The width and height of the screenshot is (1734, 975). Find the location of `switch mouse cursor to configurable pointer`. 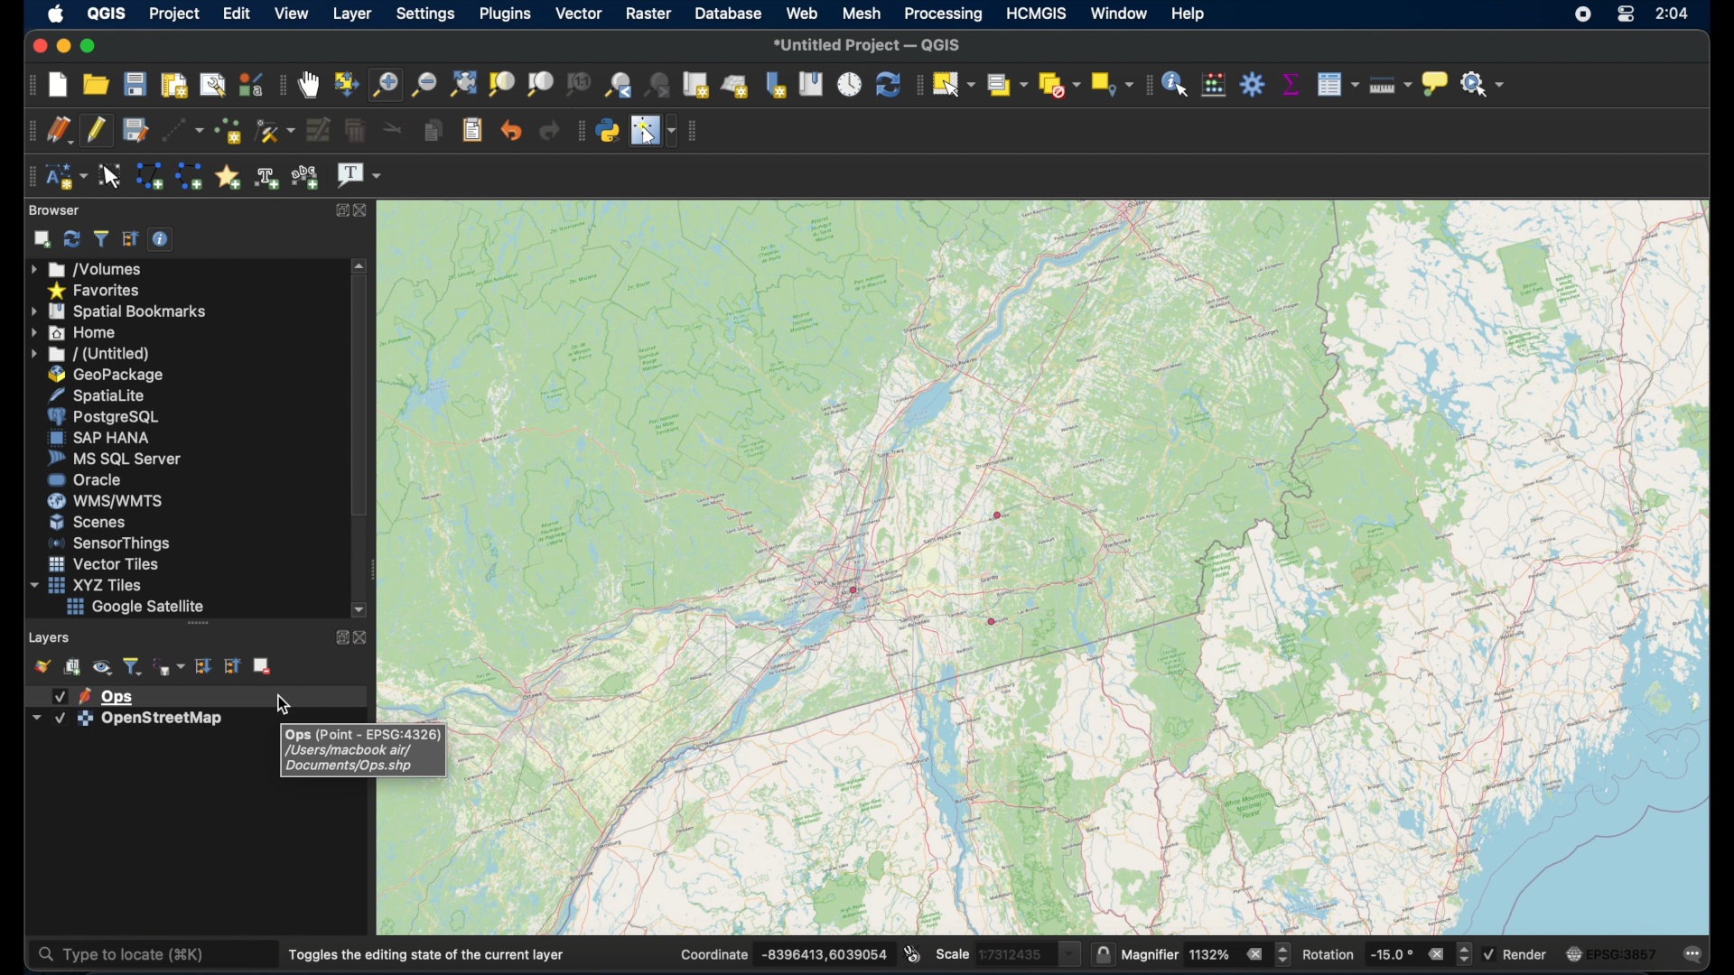

switch mouse cursor to configurable pointer is located at coordinates (652, 129).